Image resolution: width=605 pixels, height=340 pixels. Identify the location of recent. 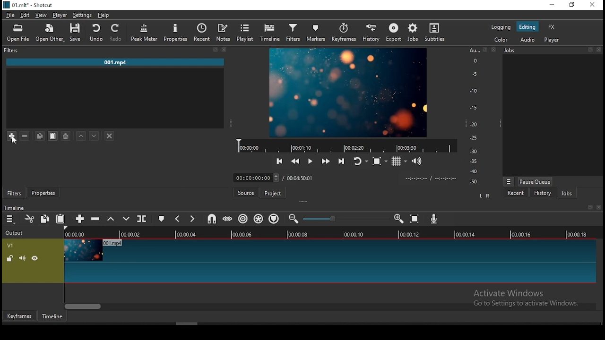
(203, 33).